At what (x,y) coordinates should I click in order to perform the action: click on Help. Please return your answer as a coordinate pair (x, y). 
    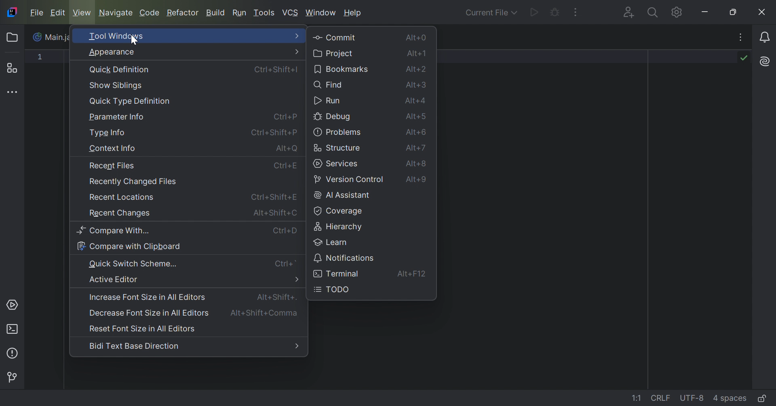
    Looking at the image, I should click on (354, 13).